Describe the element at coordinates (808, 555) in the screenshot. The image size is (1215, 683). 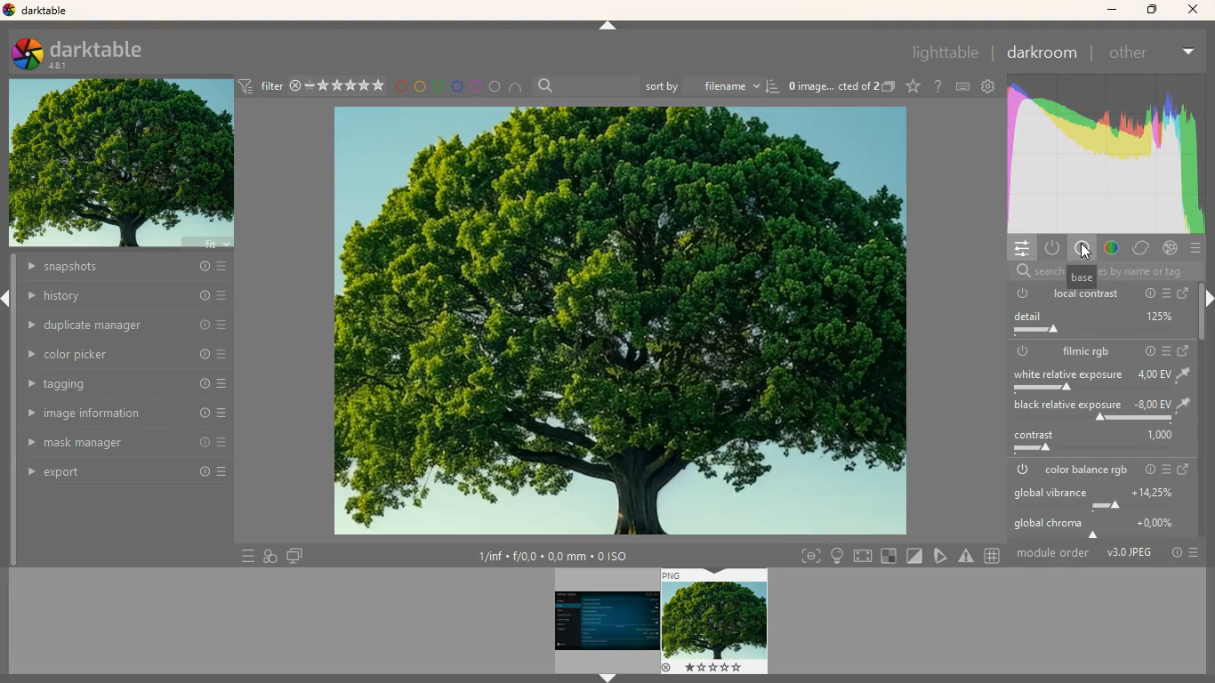
I see `frame` at that location.